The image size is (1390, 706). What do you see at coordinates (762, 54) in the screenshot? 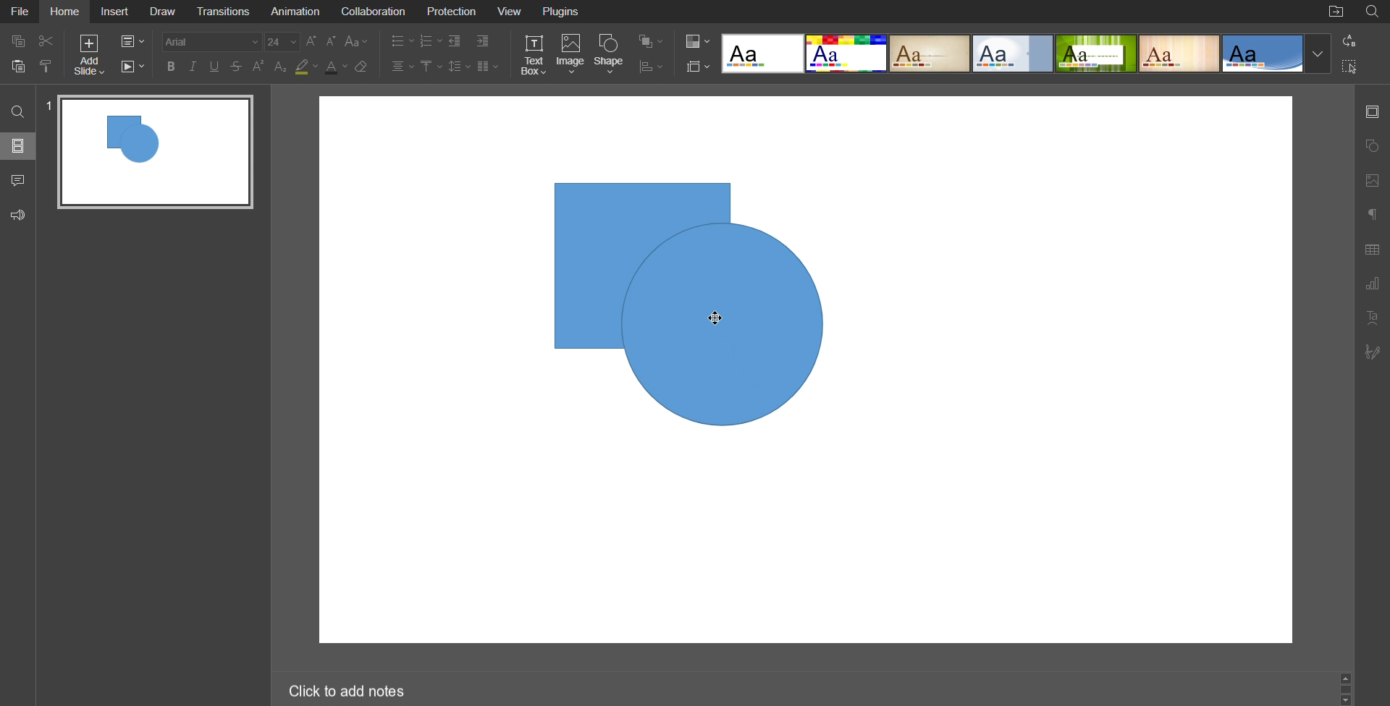
I see `Blank` at bounding box center [762, 54].